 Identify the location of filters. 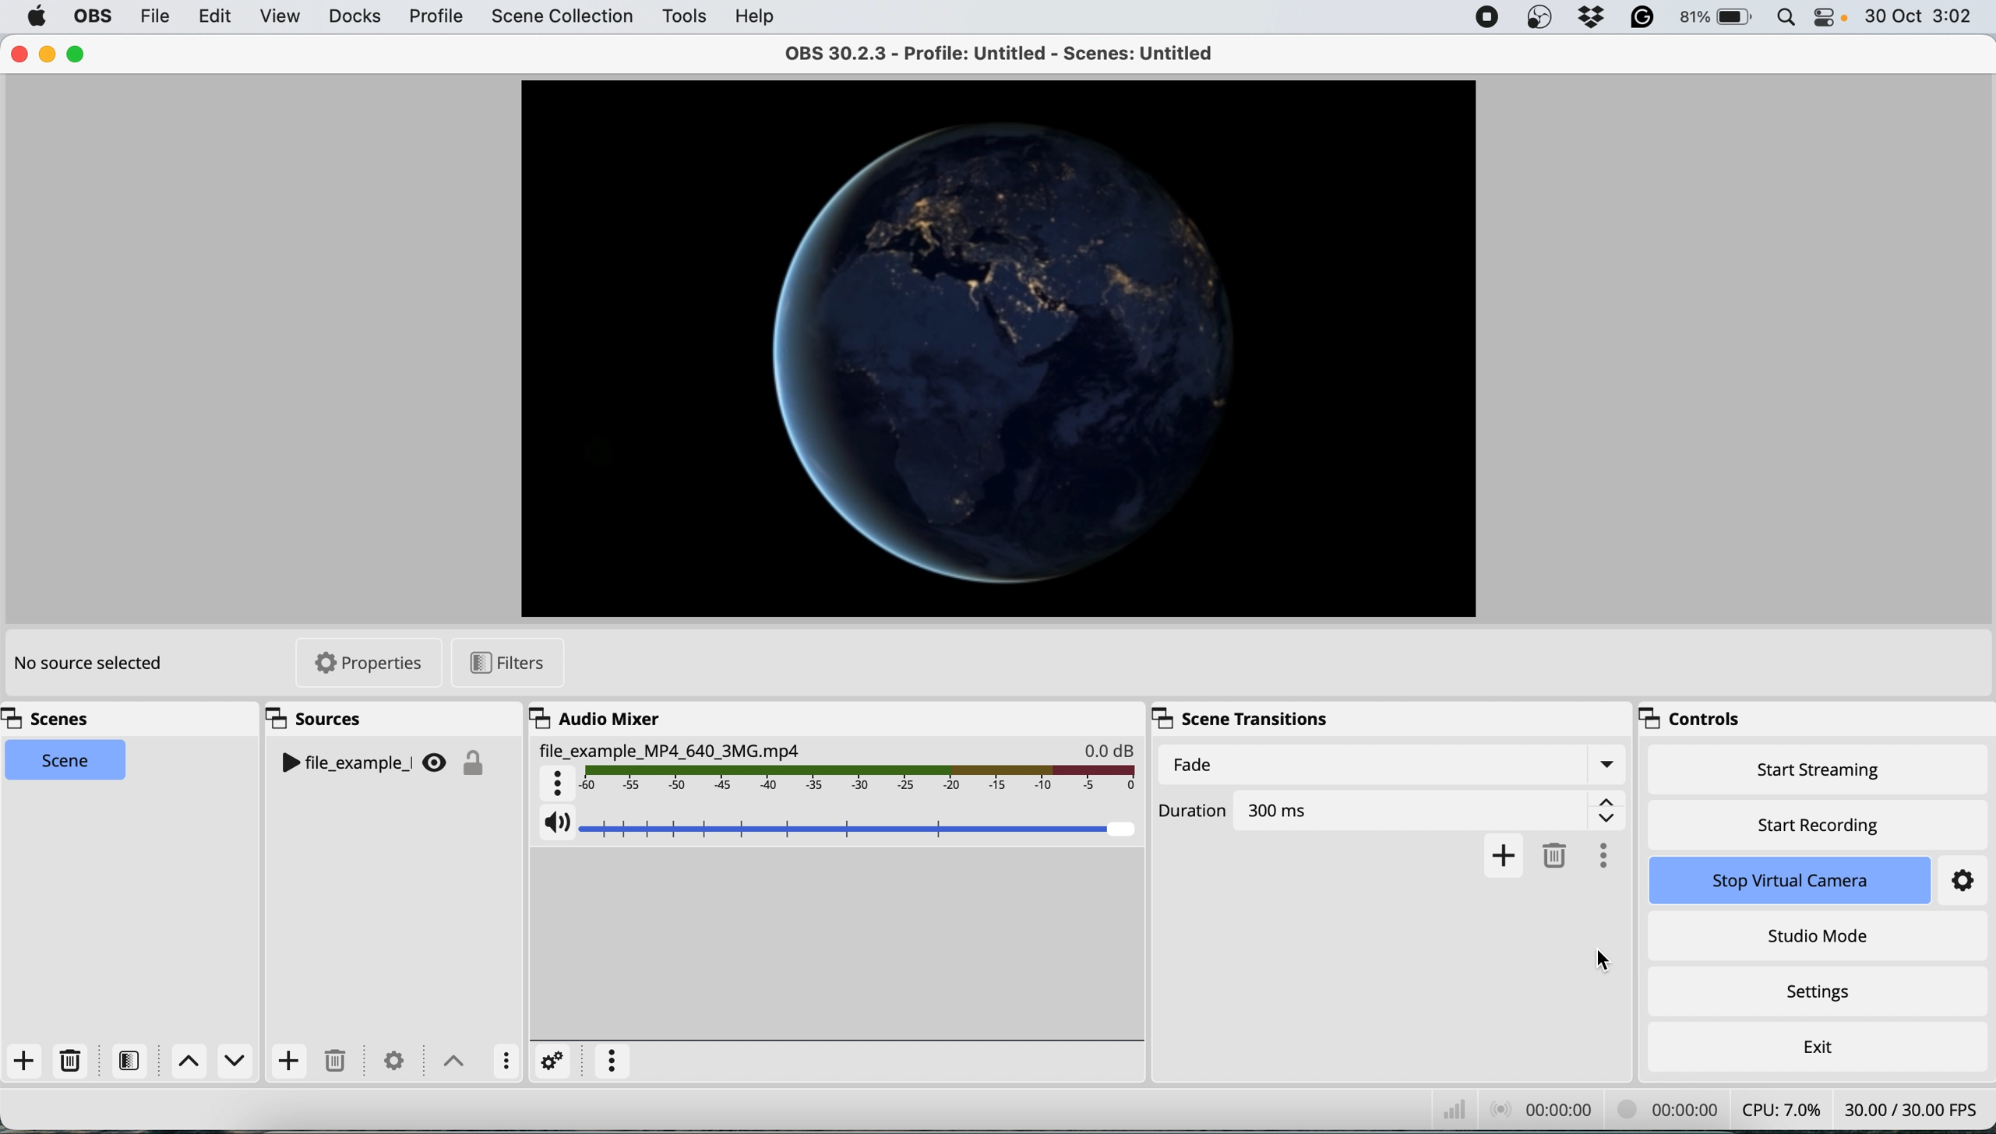
(501, 661).